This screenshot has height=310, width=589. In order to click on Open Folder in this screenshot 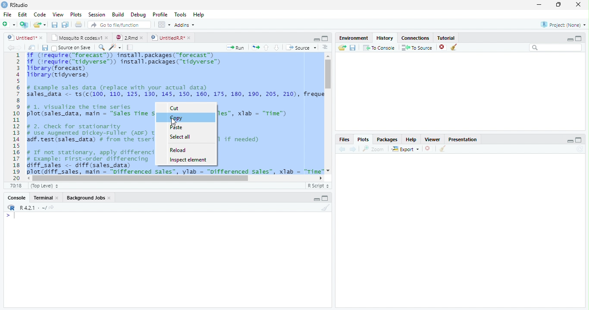, I will do `click(342, 48)`.